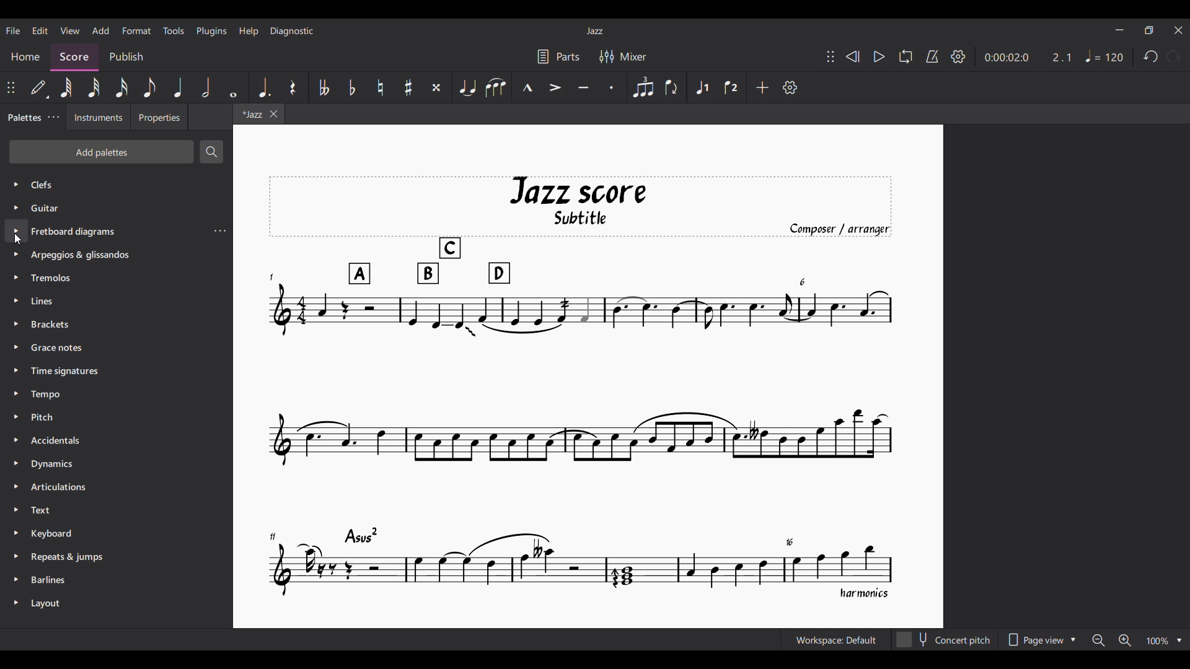  Describe the element at coordinates (555, 87) in the screenshot. I see `Accent` at that location.